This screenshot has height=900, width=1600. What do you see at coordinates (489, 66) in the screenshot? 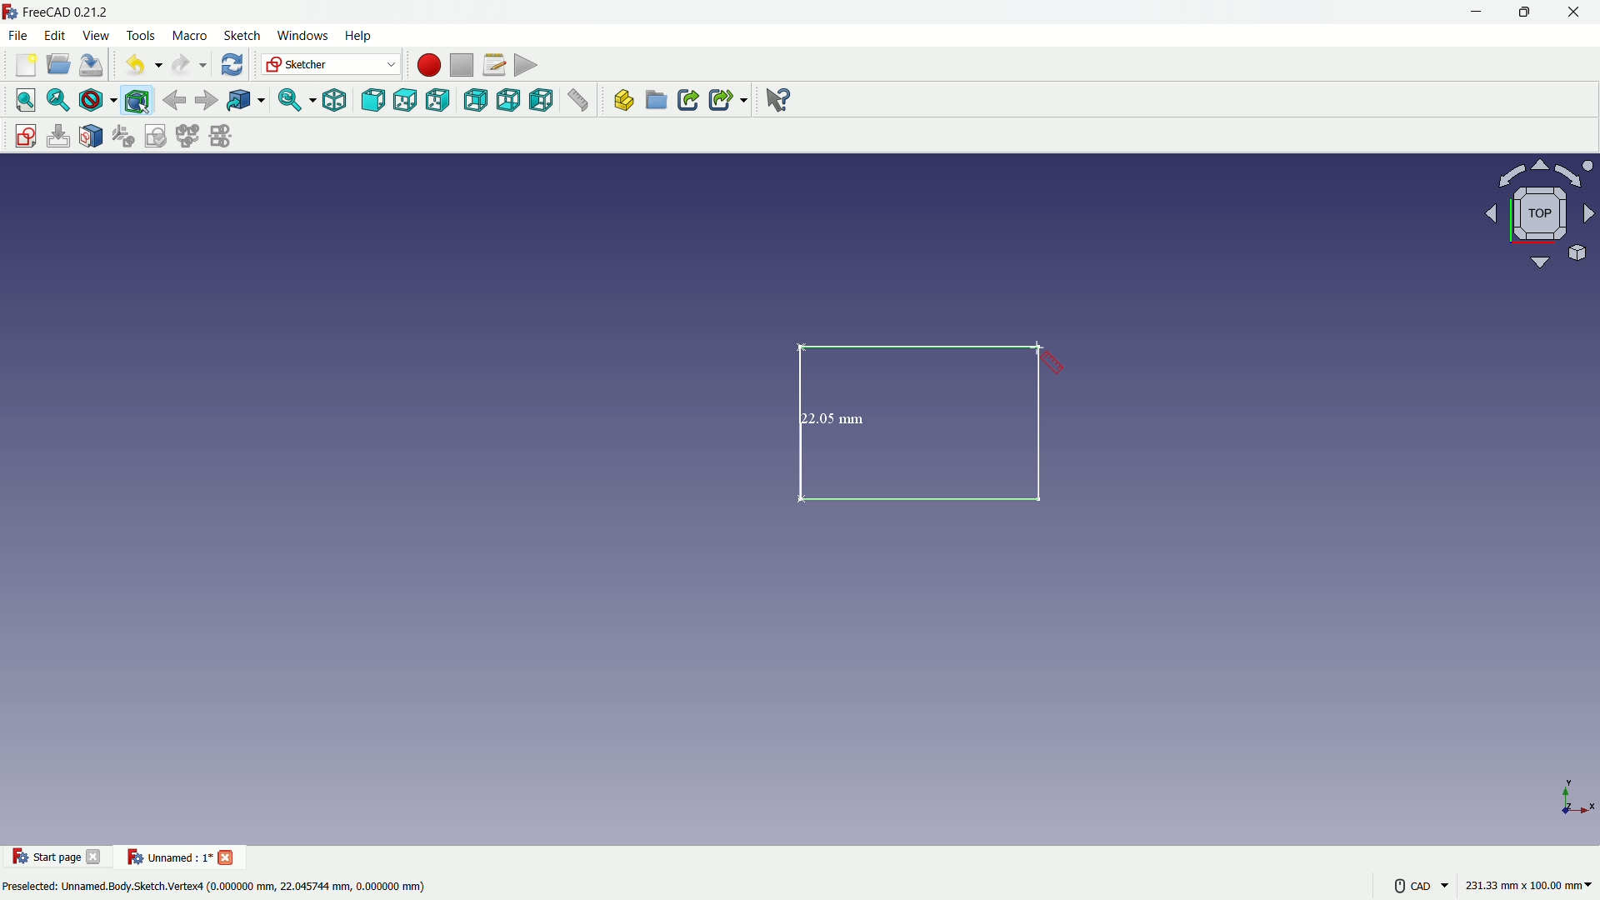
I see `macro settings` at bounding box center [489, 66].